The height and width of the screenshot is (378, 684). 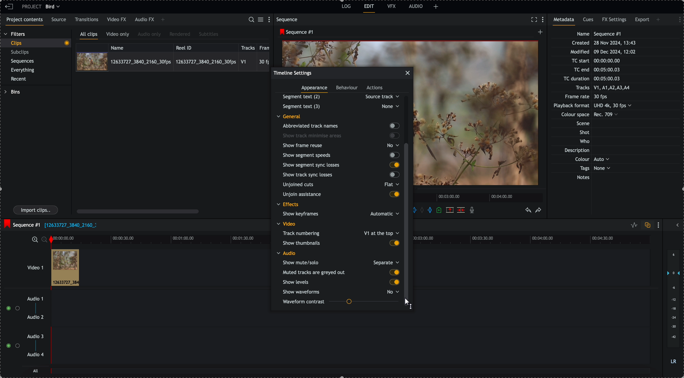 I want to click on show waveforms, so click(x=341, y=292).